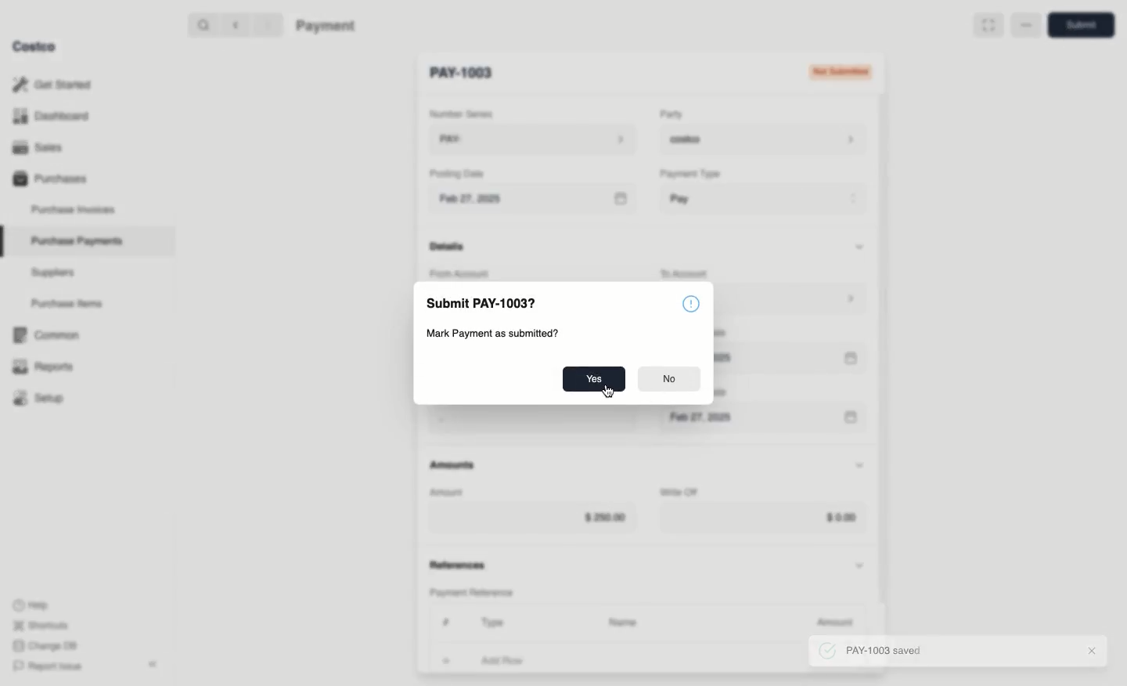 This screenshot has width=1127, height=686. I want to click on Change DB, so click(48, 646).